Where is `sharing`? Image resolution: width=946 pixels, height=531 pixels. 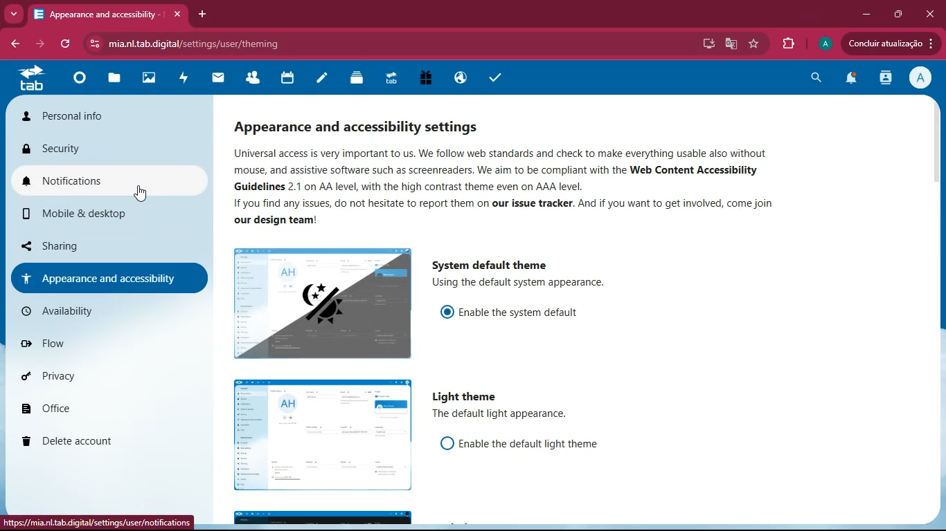 sharing is located at coordinates (104, 246).